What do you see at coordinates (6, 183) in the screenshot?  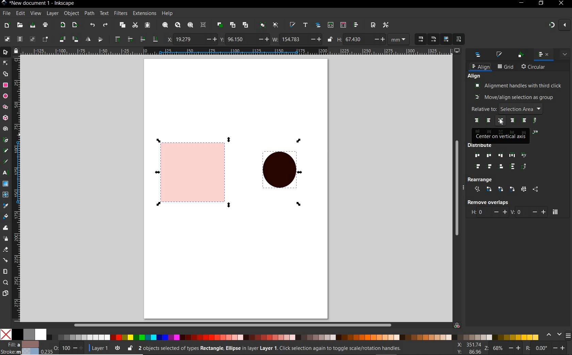 I see `gradient tool` at bounding box center [6, 183].